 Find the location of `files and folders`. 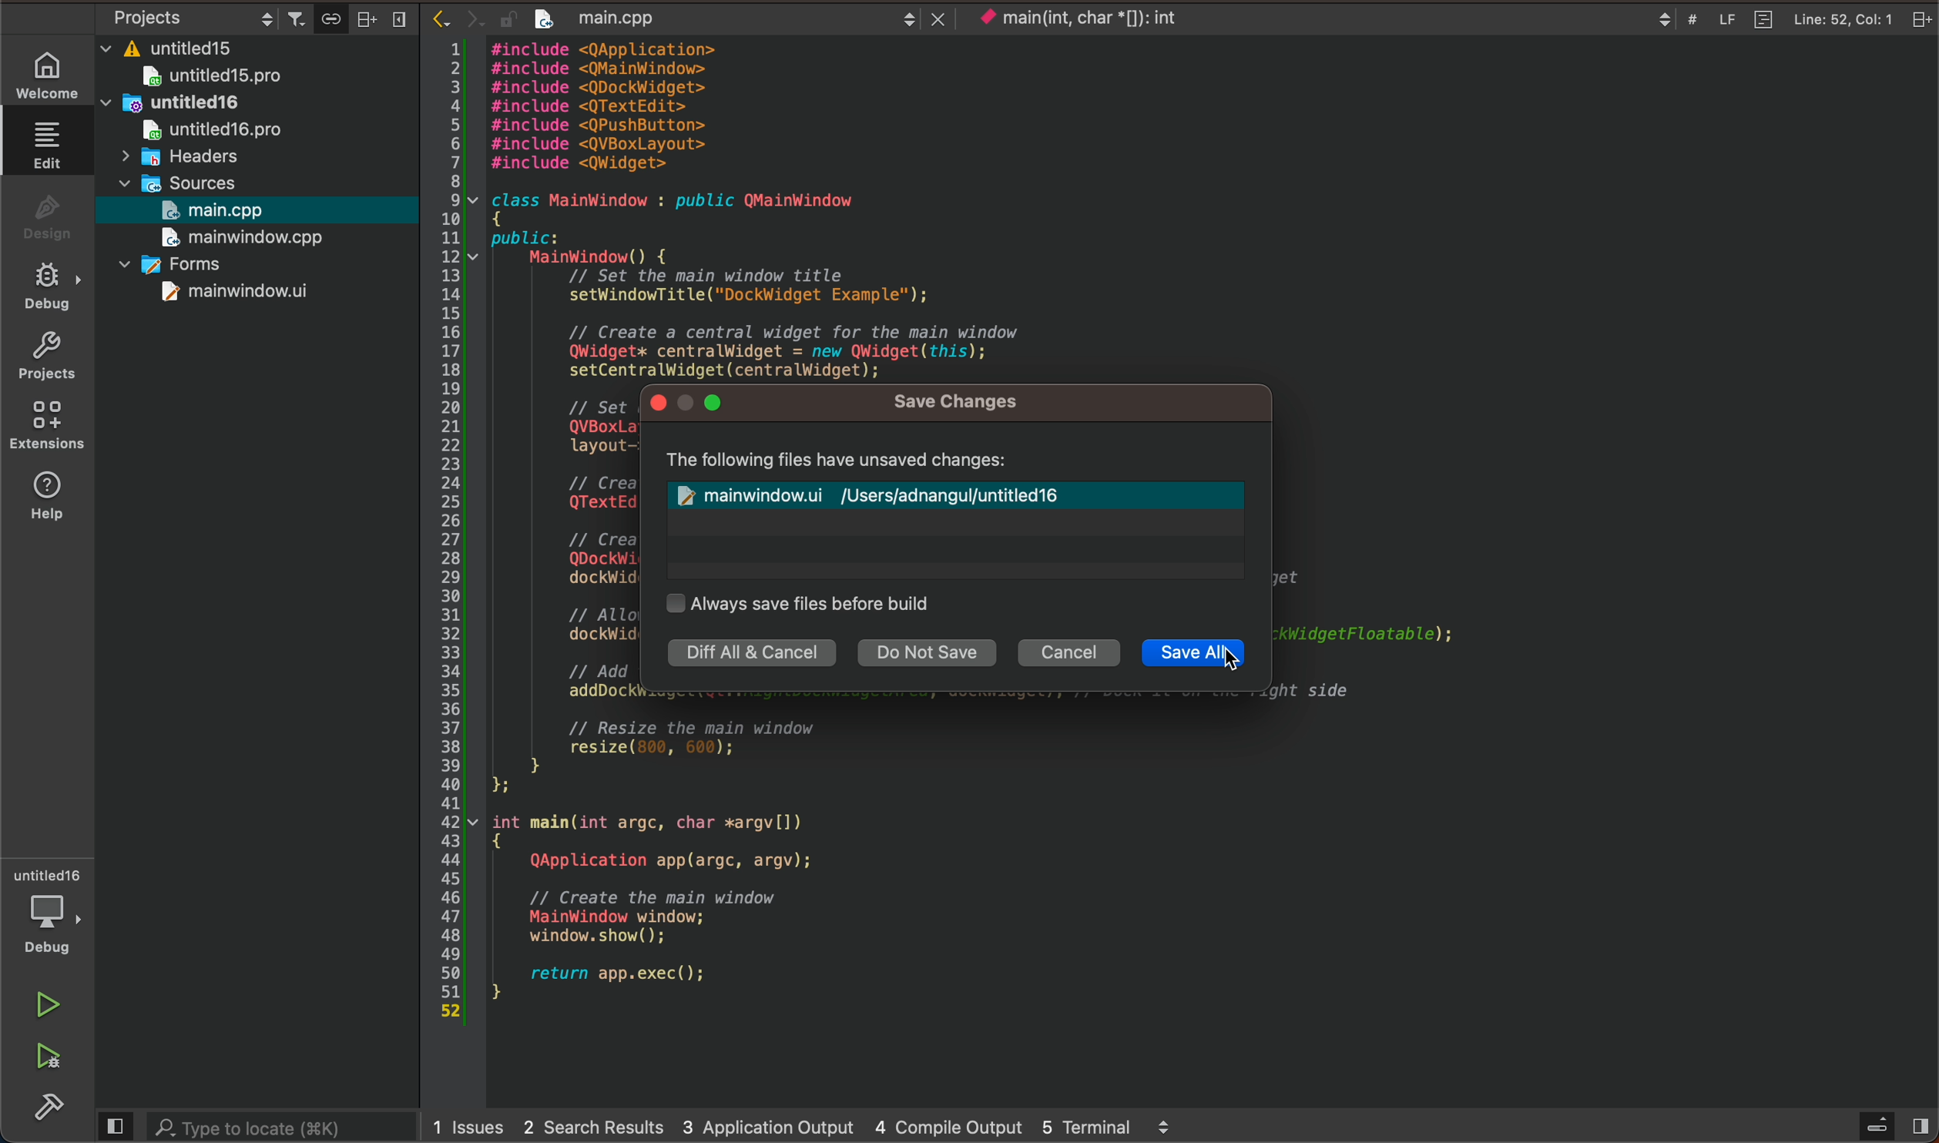

files and folders is located at coordinates (263, 49).